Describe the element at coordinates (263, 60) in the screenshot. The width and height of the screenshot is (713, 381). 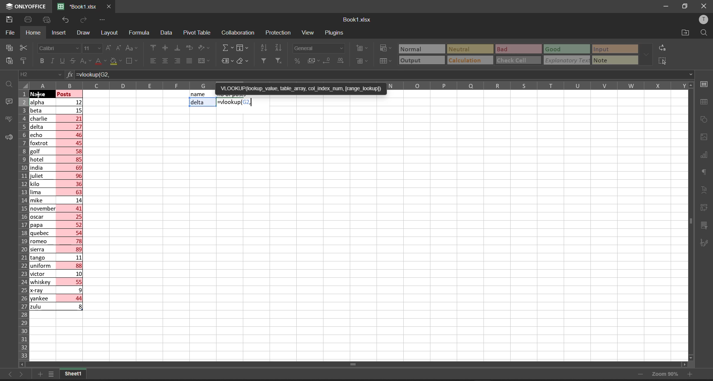
I see `filter` at that location.